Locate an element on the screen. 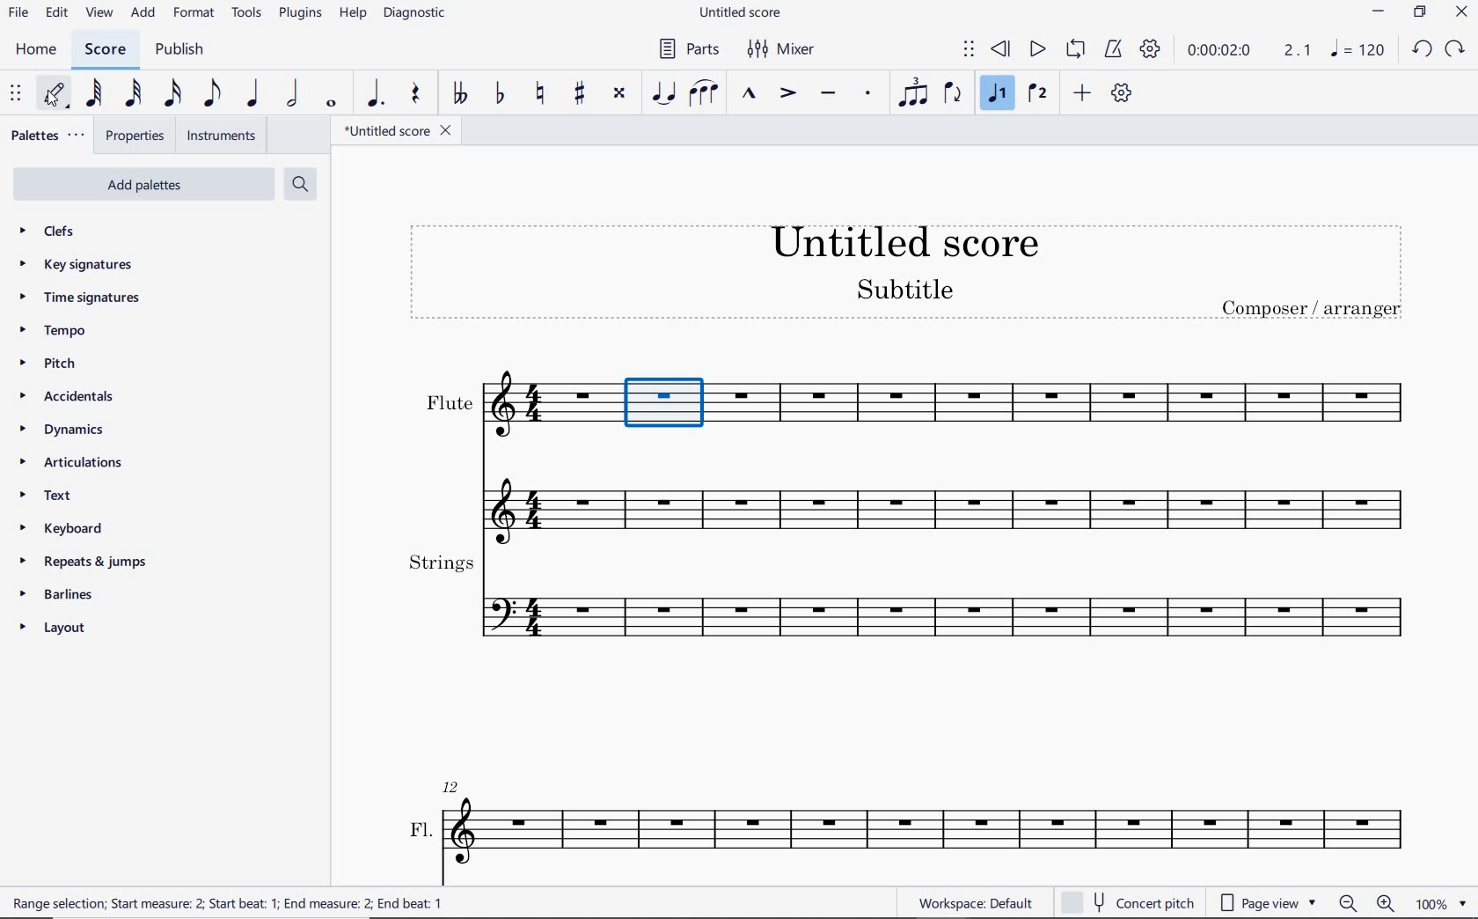  barlines is located at coordinates (67, 598).